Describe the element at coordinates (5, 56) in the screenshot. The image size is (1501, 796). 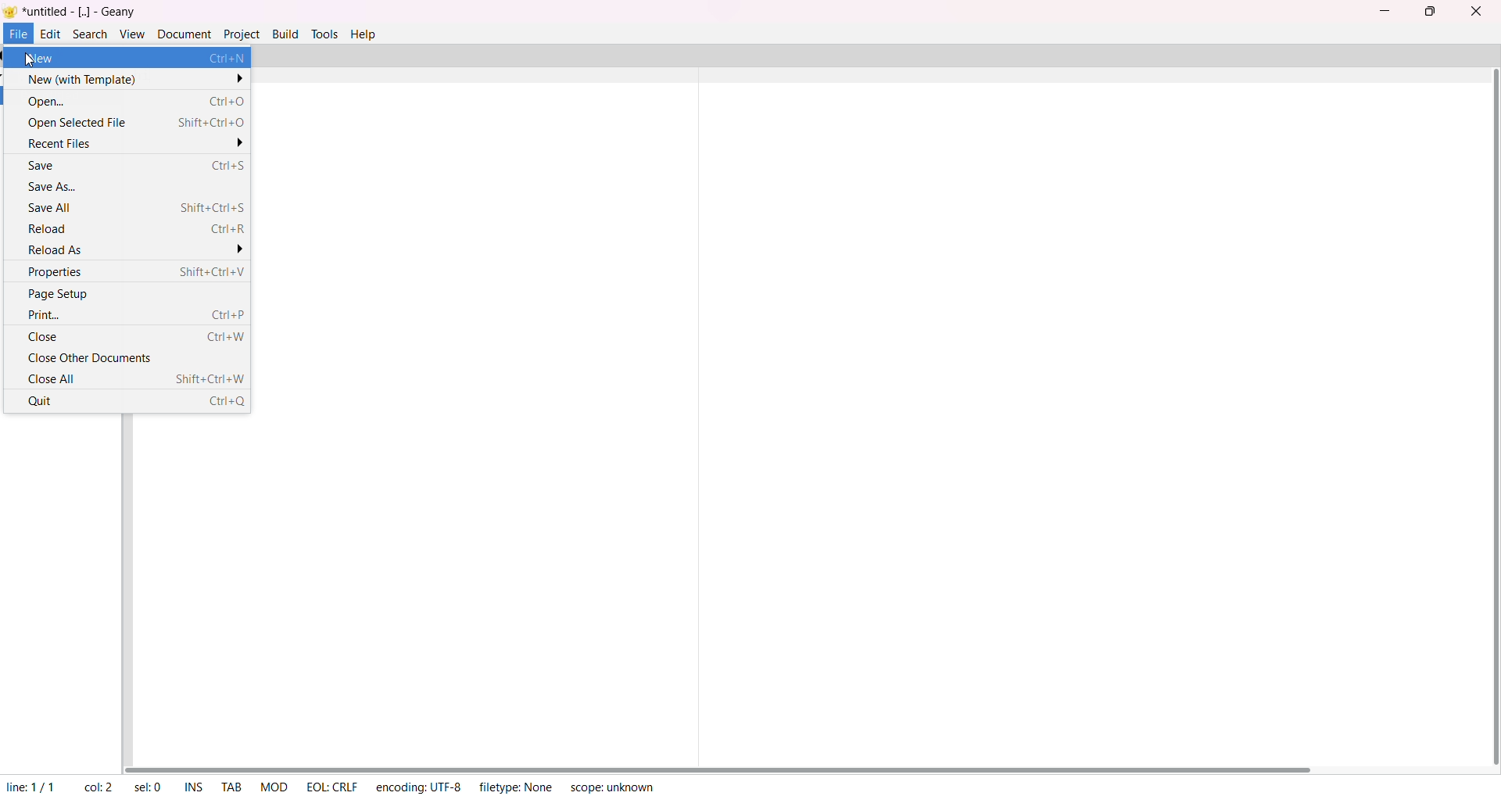
I see `back` at that location.